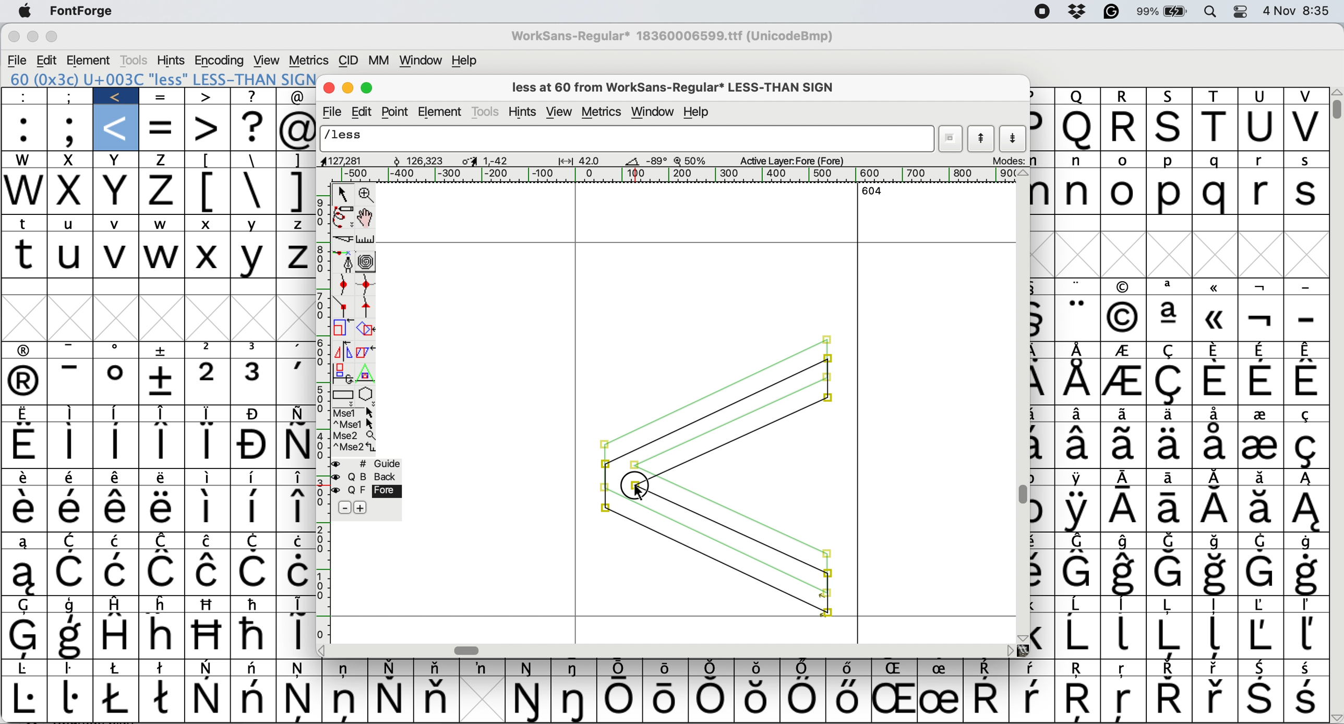  I want to click on 60 (0x3c) U+003C "less" LESS-THAN SIGN, so click(162, 78).